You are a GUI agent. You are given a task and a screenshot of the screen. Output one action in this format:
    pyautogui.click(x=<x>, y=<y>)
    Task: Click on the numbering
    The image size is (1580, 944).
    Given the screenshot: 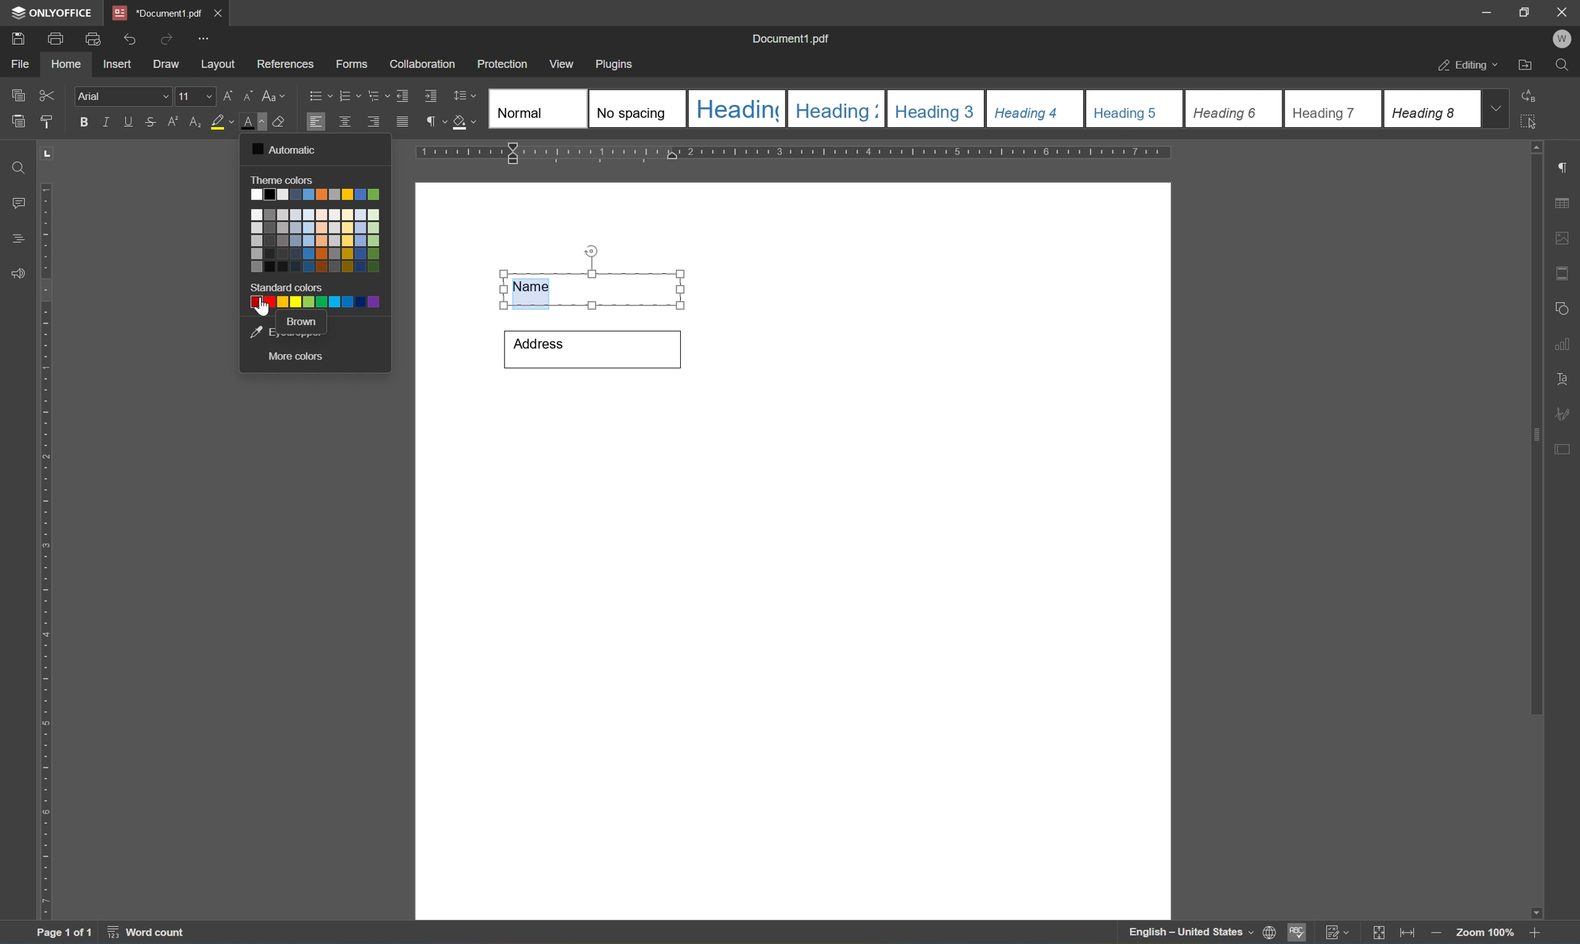 What is the action you would take?
    pyautogui.click(x=350, y=96)
    